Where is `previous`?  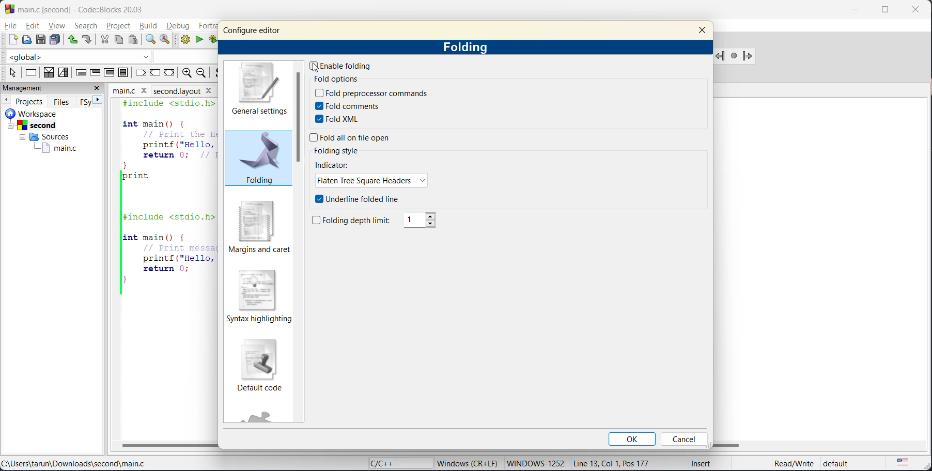
previous is located at coordinates (6, 100).